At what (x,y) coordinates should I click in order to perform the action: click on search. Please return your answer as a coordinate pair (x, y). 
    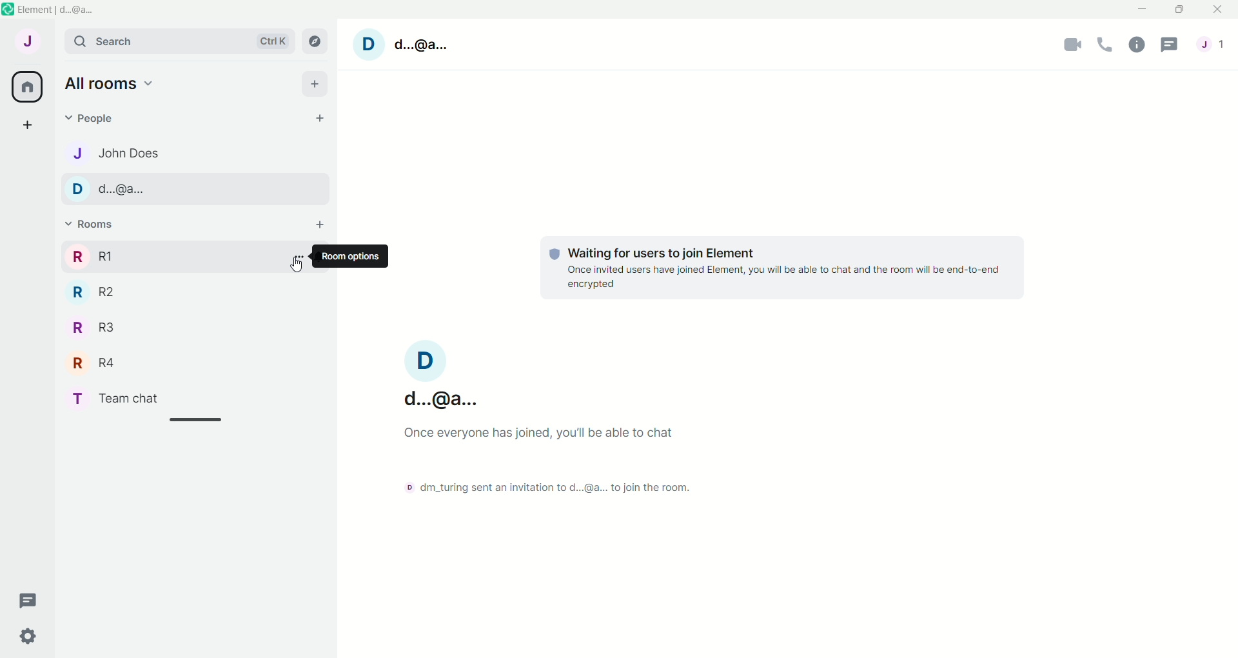
    Looking at the image, I should click on (179, 41).